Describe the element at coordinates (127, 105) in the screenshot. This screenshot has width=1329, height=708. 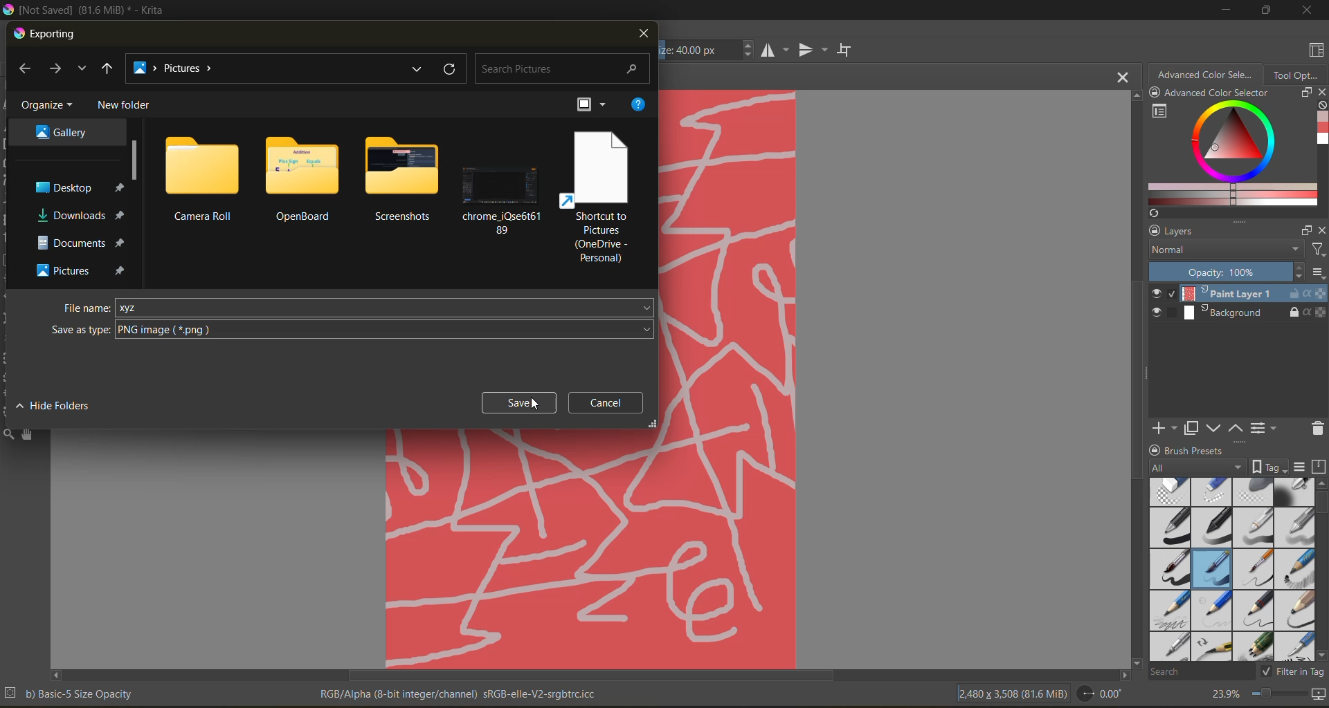
I see `new folder` at that location.